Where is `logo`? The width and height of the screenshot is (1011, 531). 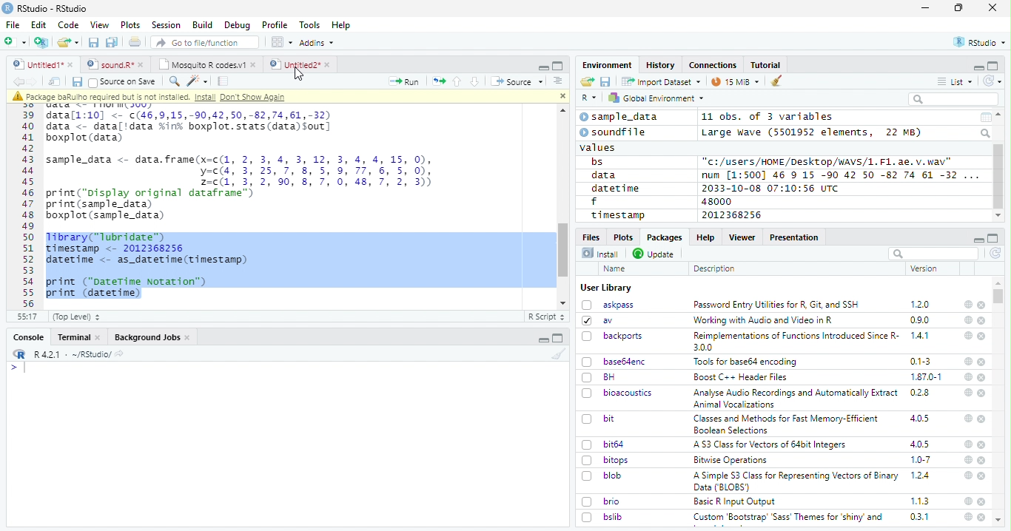 logo is located at coordinates (7, 8).